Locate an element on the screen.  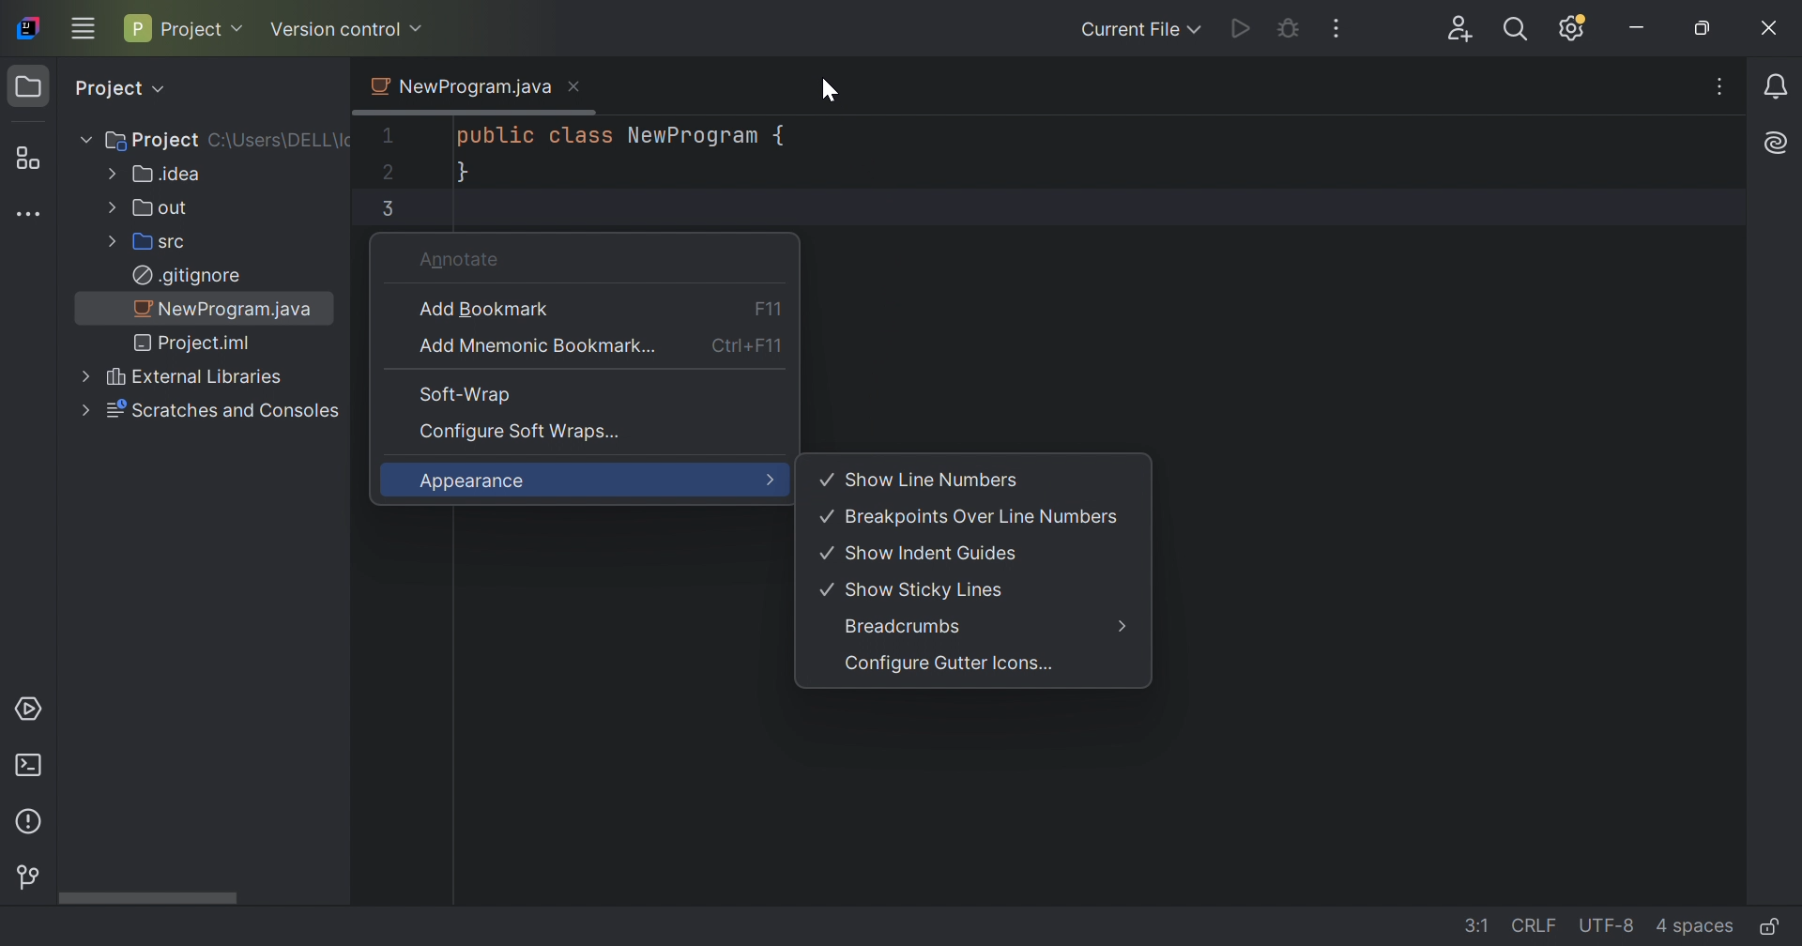
Minimize is located at coordinates (1638, 29).